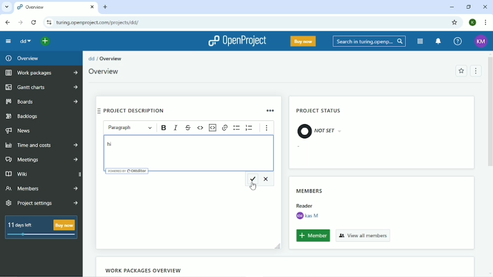 This screenshot has height=277, width=493. What do you see at coordinates (27, 42) in the screenshot?
I see `dd` at bounding box center [27, 42].